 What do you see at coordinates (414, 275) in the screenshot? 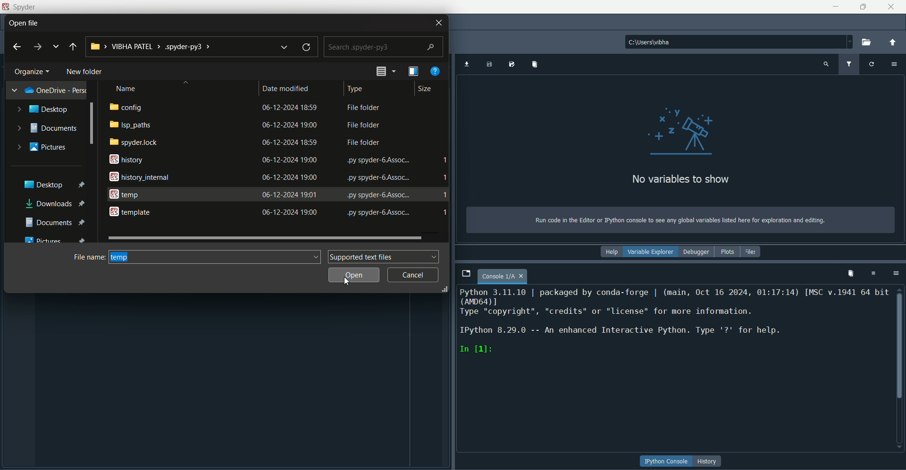
I see `cancel` at bounding box center [414, 275].